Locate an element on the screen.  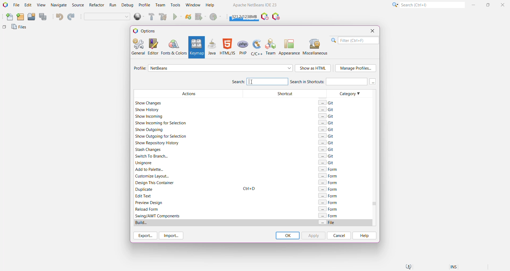
Build Main Project is located at coordinates (151, 17).